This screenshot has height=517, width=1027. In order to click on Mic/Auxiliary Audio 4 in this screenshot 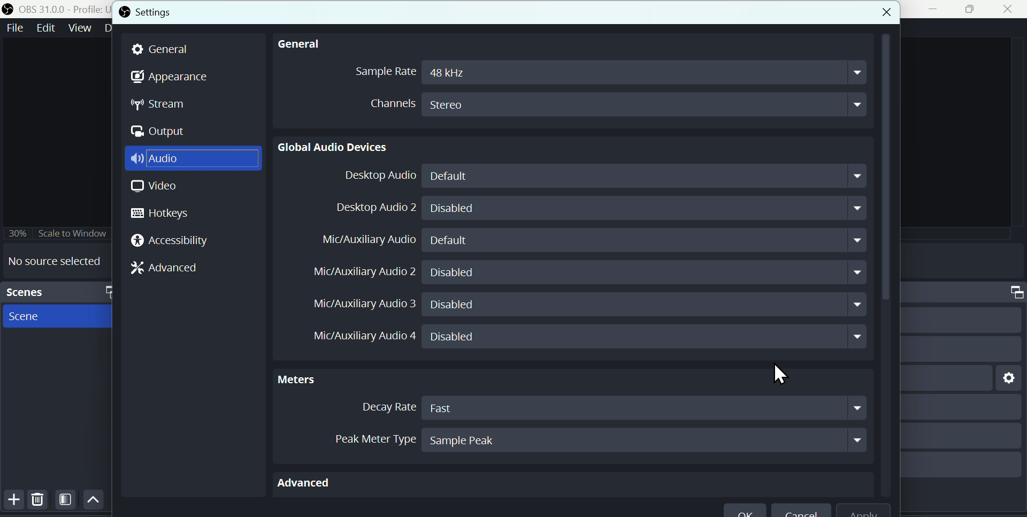, I will do `click(363, 334)`.